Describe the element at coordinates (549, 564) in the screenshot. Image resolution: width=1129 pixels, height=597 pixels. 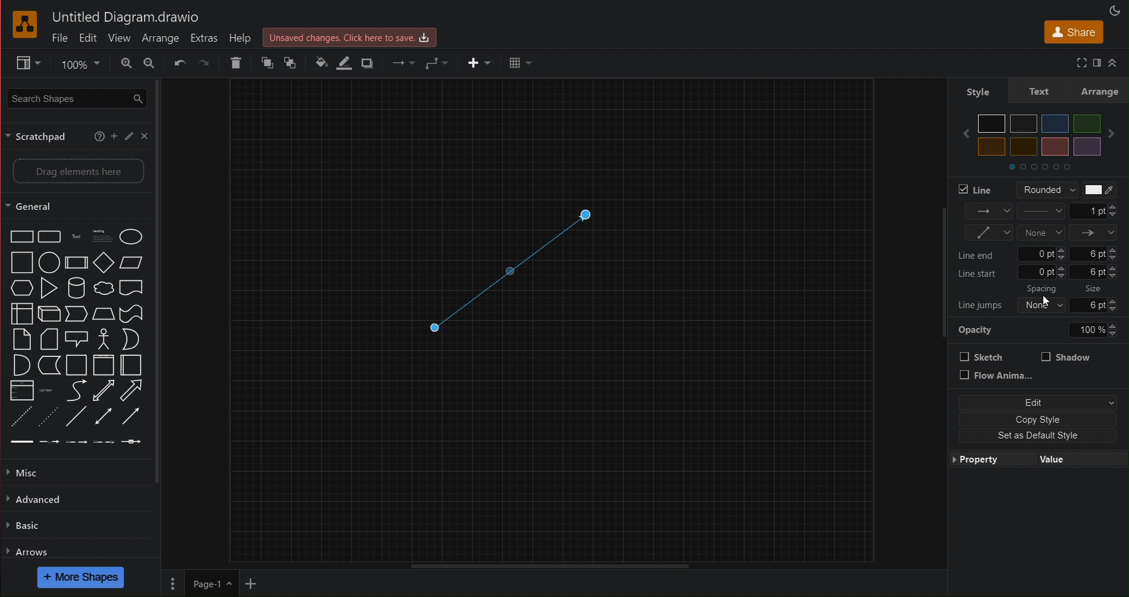
I see `page limit` at that location.